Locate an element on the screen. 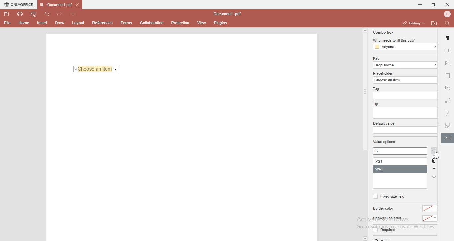 Image resolution: width=454 pixels, height=241 pixels. undo is located at coordinates (48, 13).